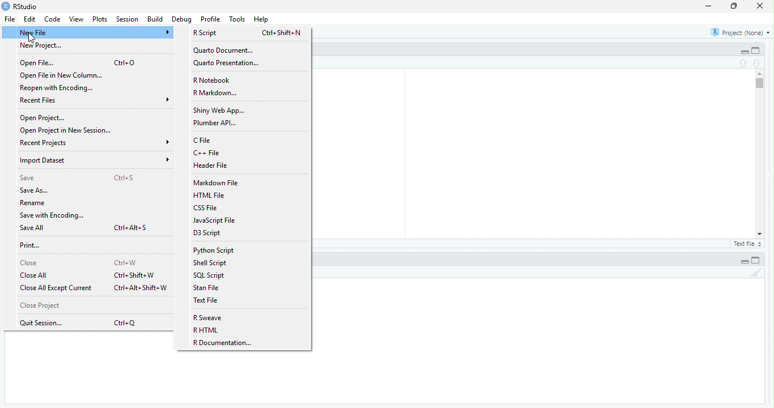 This screenshot has height=408, width=774. I want to click on JavaScript File, so click(215, 220).